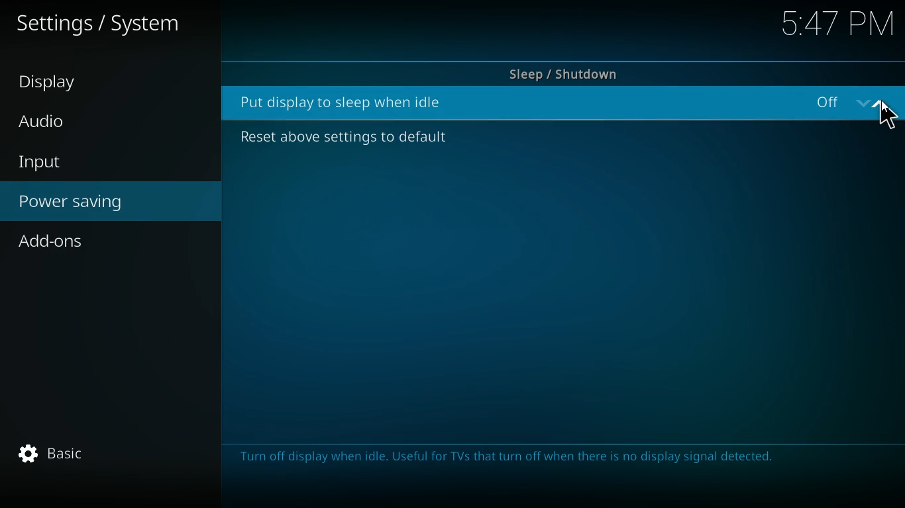 The height and width of the screenshot is (508, 905). I want to click on audio, so click(76, 122).